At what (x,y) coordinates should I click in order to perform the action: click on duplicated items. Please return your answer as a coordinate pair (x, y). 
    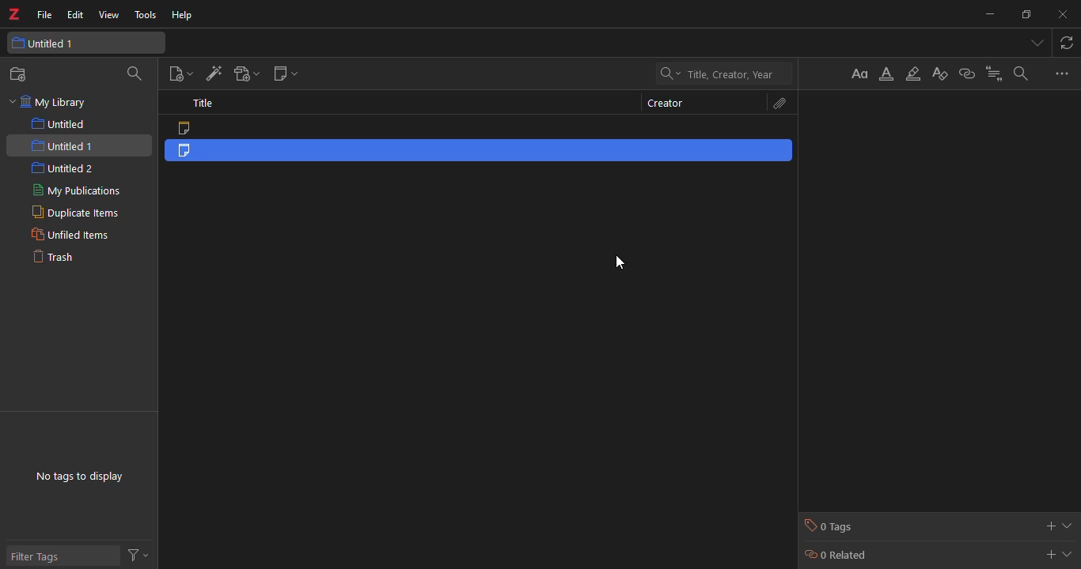
    Looking at the image, I should click on (73, 213).